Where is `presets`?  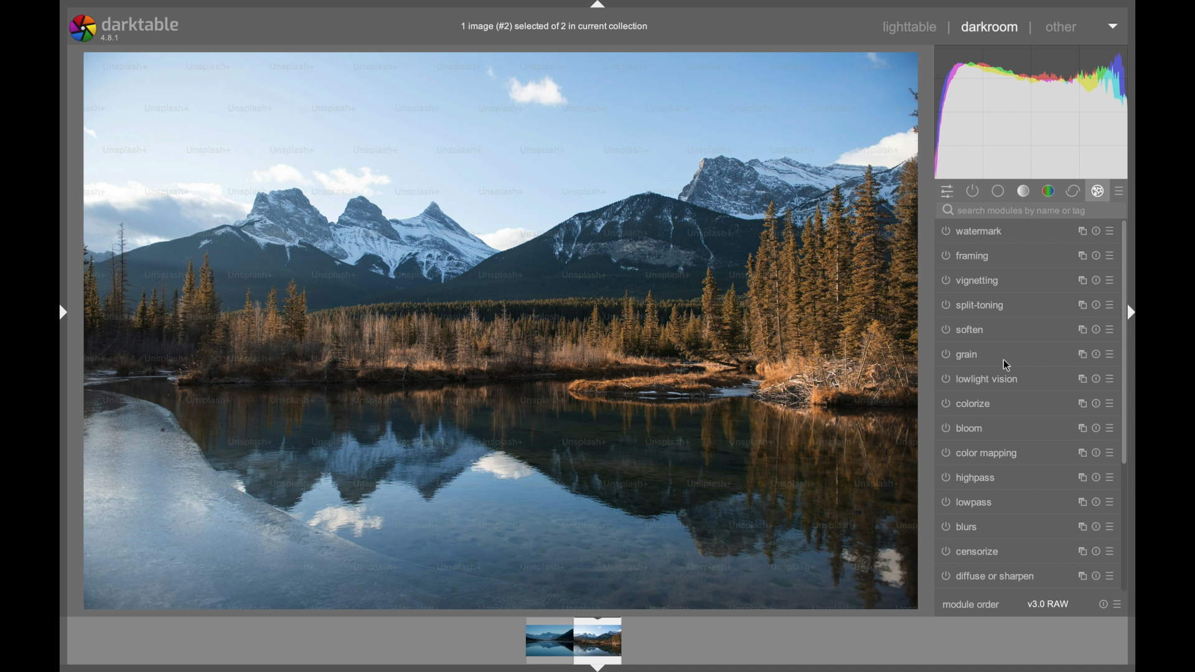 presets is located at coordinates (1122, 192).